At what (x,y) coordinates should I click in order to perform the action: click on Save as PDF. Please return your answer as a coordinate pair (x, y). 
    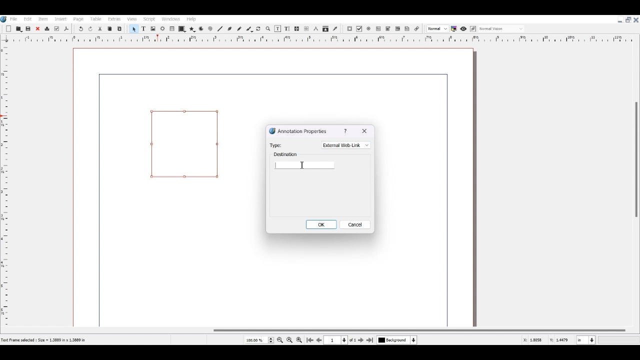
    Looking at the image, I should click on (66, 29).